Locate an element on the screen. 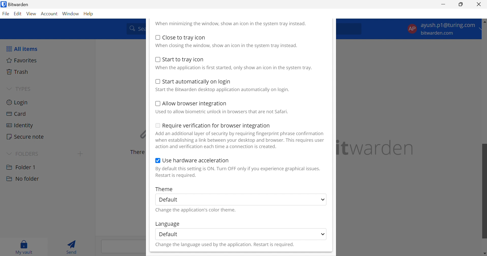  Start the Bitwarden desktop application automatically on login. is located at coordinates (223, 90).